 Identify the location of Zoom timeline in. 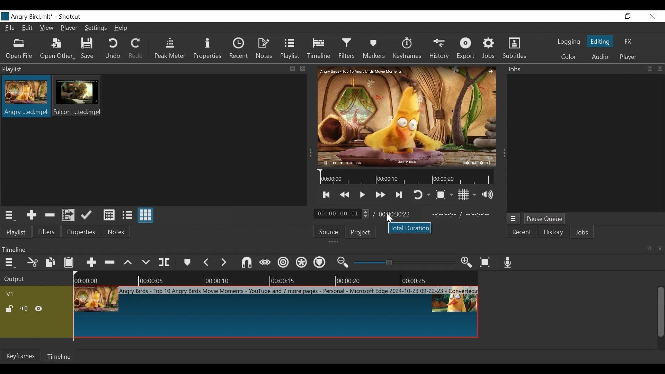
(468, 262).